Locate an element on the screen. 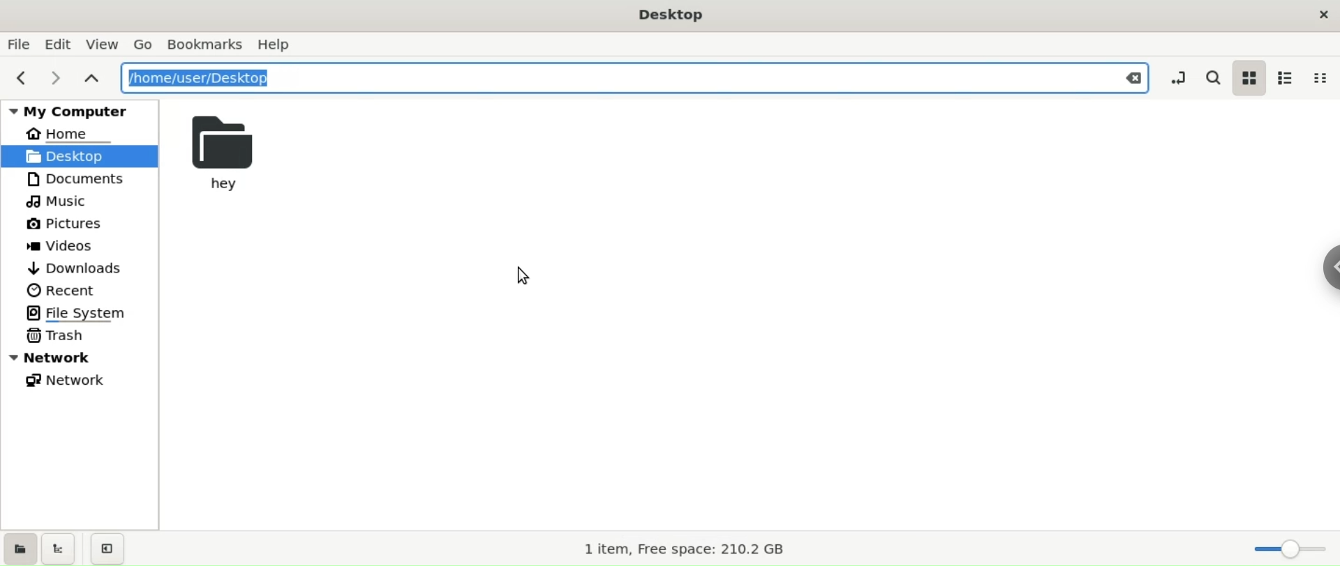 Image resolution: width=1340 pixels, height=566 pixels. view is located at coordinates (104, 45).